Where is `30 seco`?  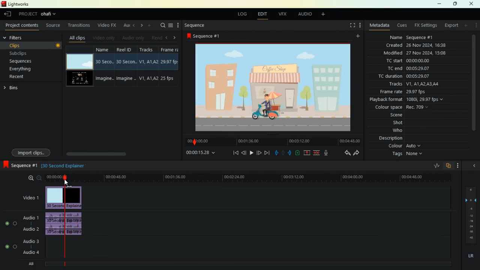
30 seco is located at coordinates (126, 62).